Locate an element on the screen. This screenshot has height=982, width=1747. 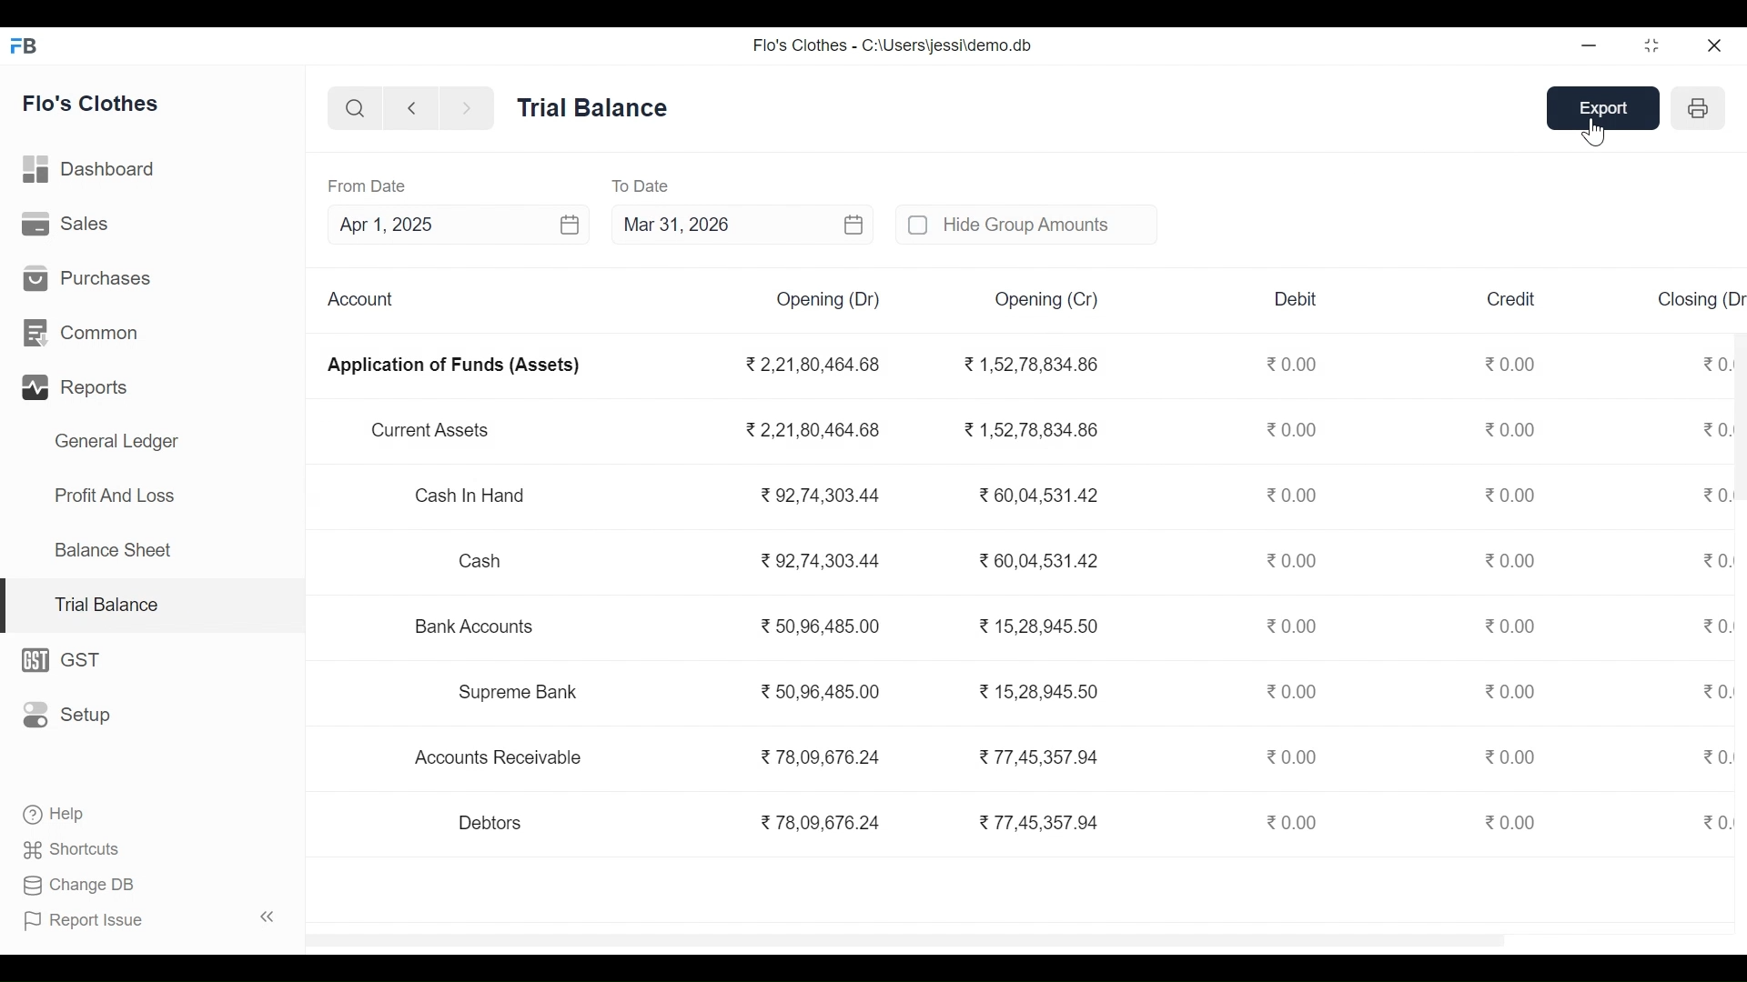
Bank Accounts is located at coordinates (477, 626).